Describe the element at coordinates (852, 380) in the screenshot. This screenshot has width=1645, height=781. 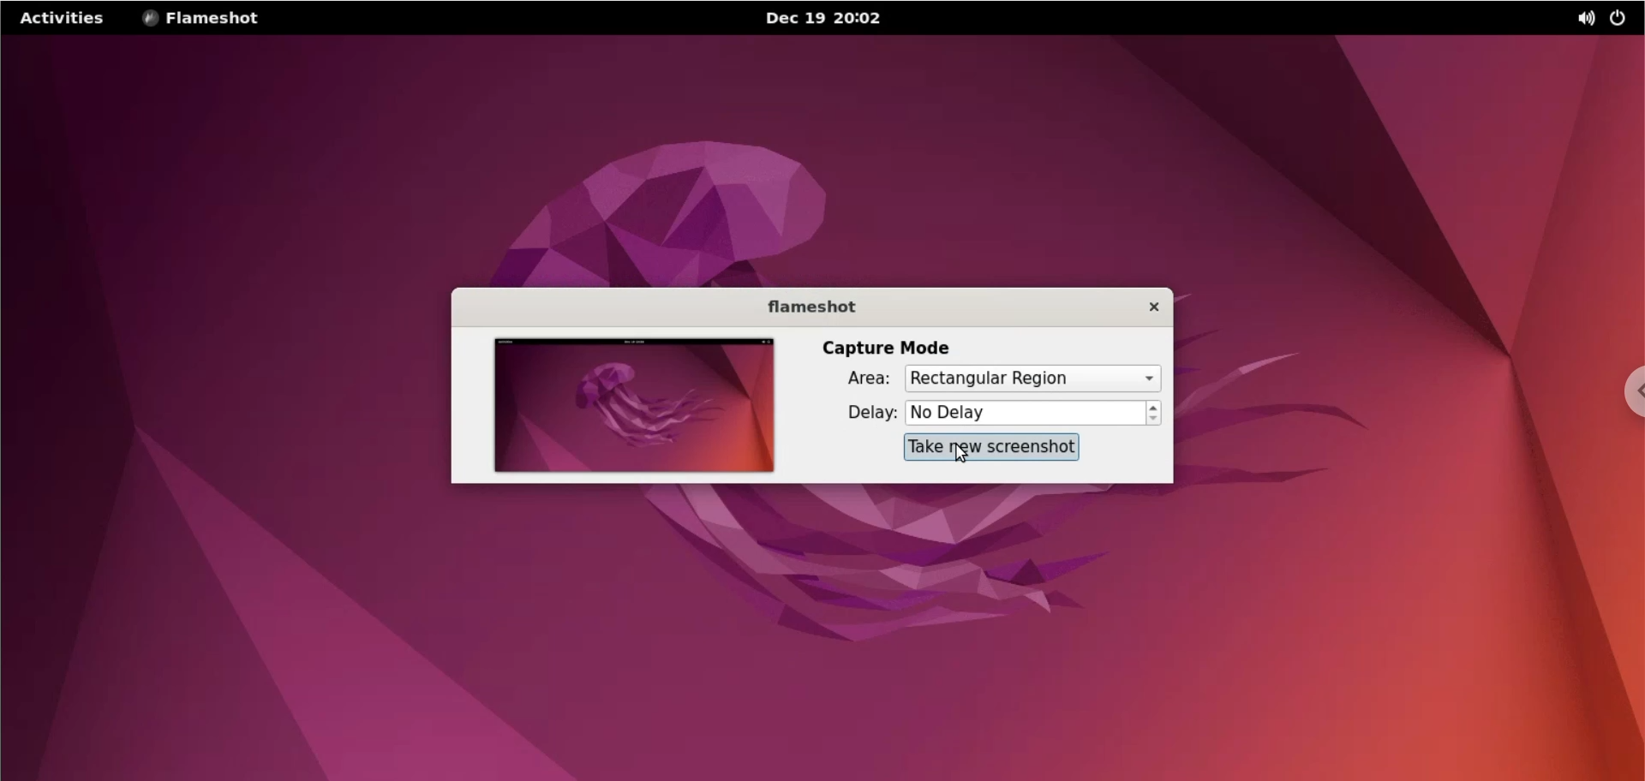
I see `area ` at that location.